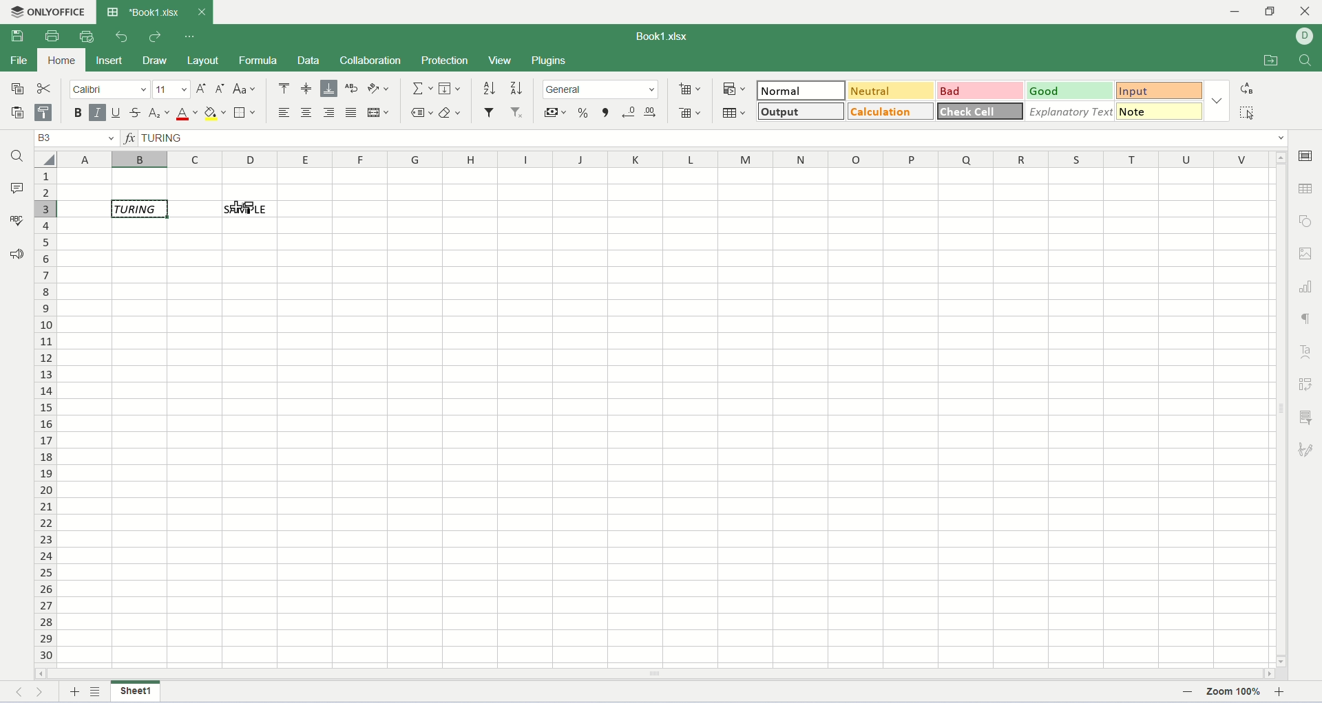  I want to click on currency style, so click(556, 115).